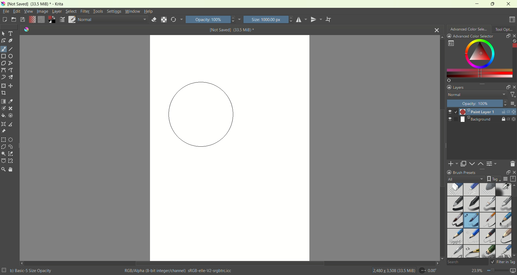 This screenshot has height=275, width=517. I want to click on Size: 1000.00 px, so click(268, 19).